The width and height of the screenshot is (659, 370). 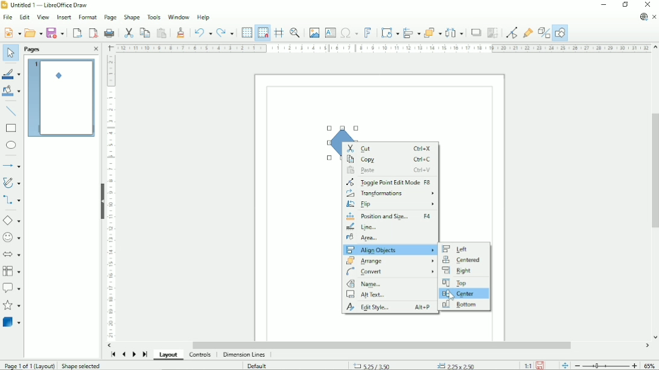 I want to click on Line, so click(x=391, y=227).